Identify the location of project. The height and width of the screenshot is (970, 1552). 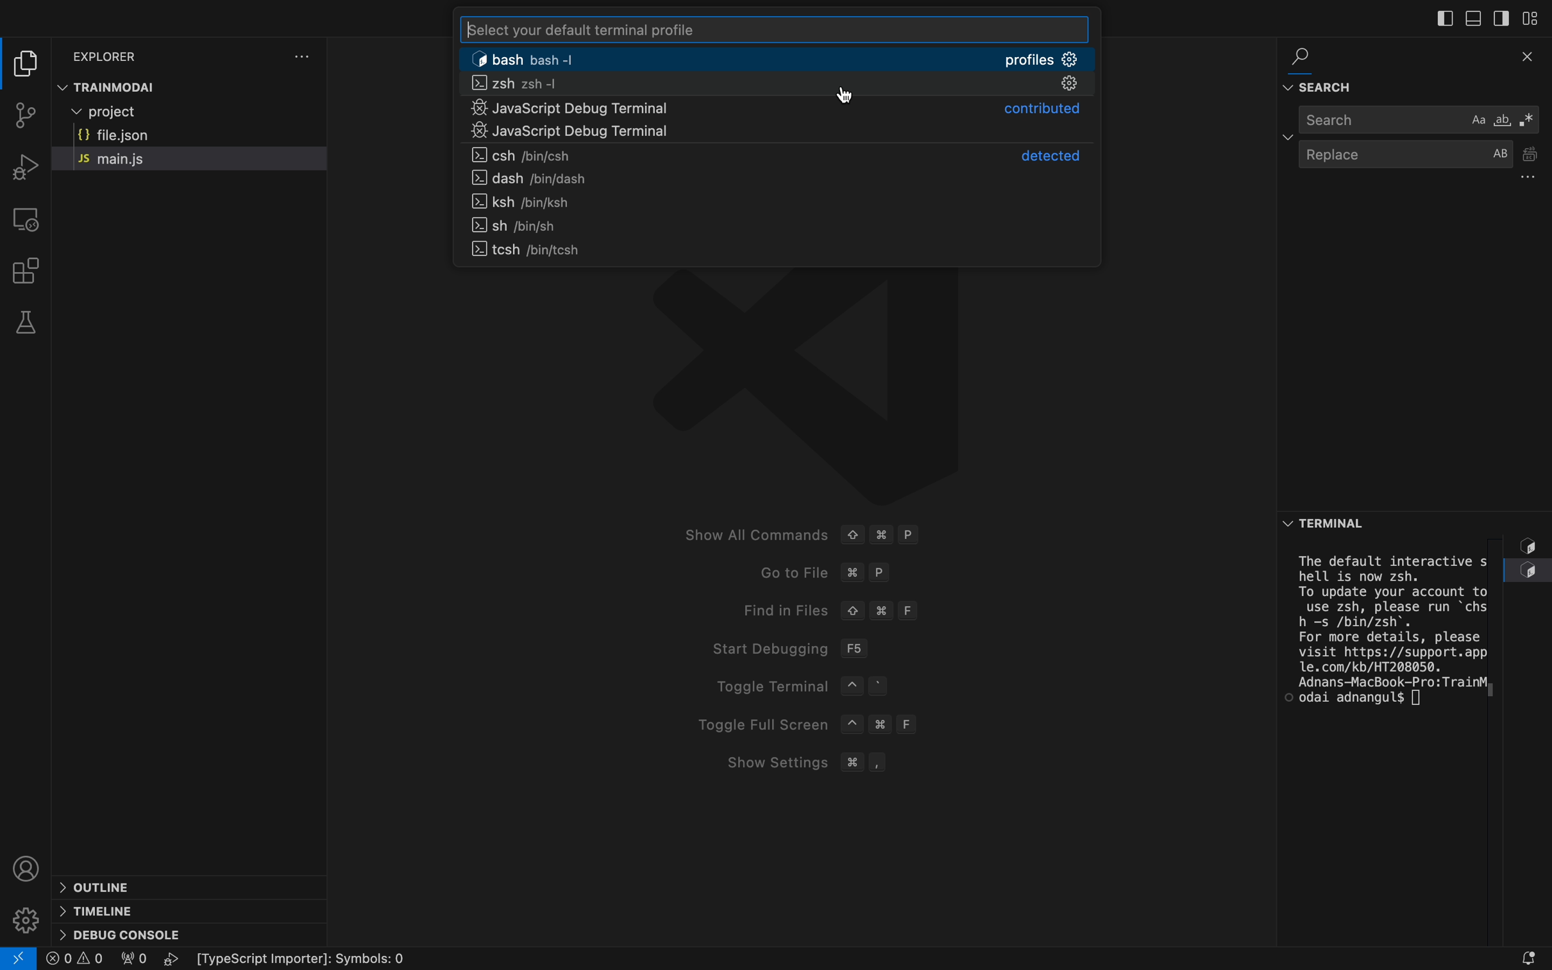
(160, 113).